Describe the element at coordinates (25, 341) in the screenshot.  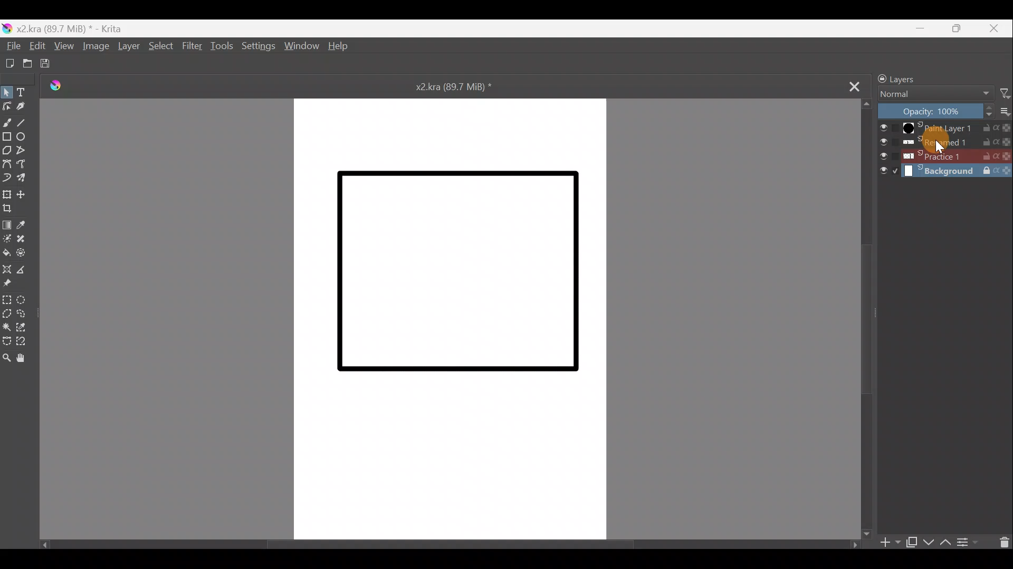
I see `Magnetic curve selection tool` at that location.